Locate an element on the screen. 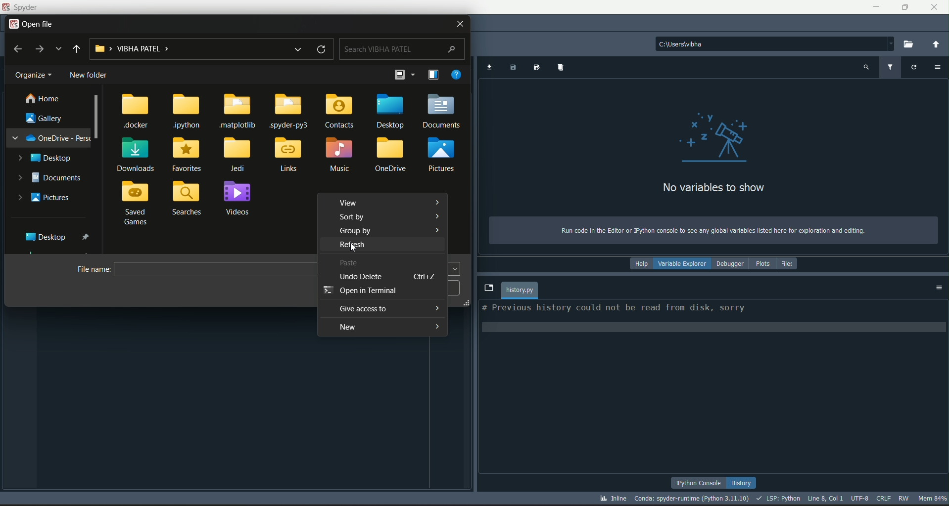 This screenshot has width=949, height=506. history is located at coordinates (743, 482).